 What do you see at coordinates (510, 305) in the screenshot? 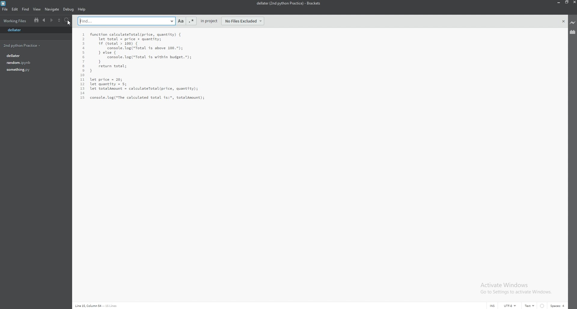
I see `UTF-8` at bounding box center [510, 305].